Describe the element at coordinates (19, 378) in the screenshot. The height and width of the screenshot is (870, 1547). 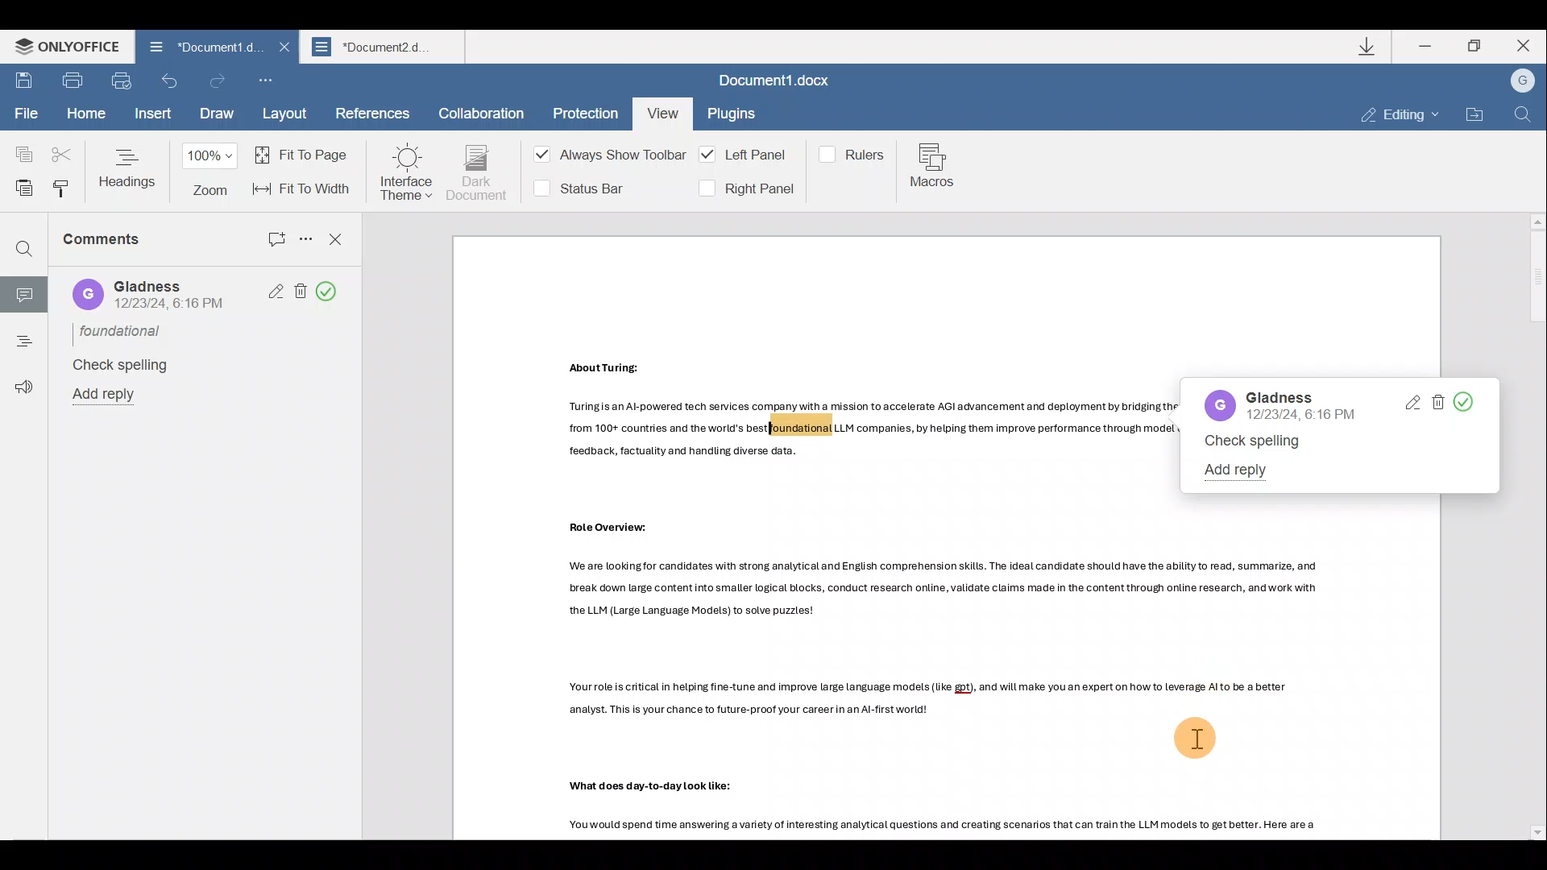
I see `Feedback & support` at that location.